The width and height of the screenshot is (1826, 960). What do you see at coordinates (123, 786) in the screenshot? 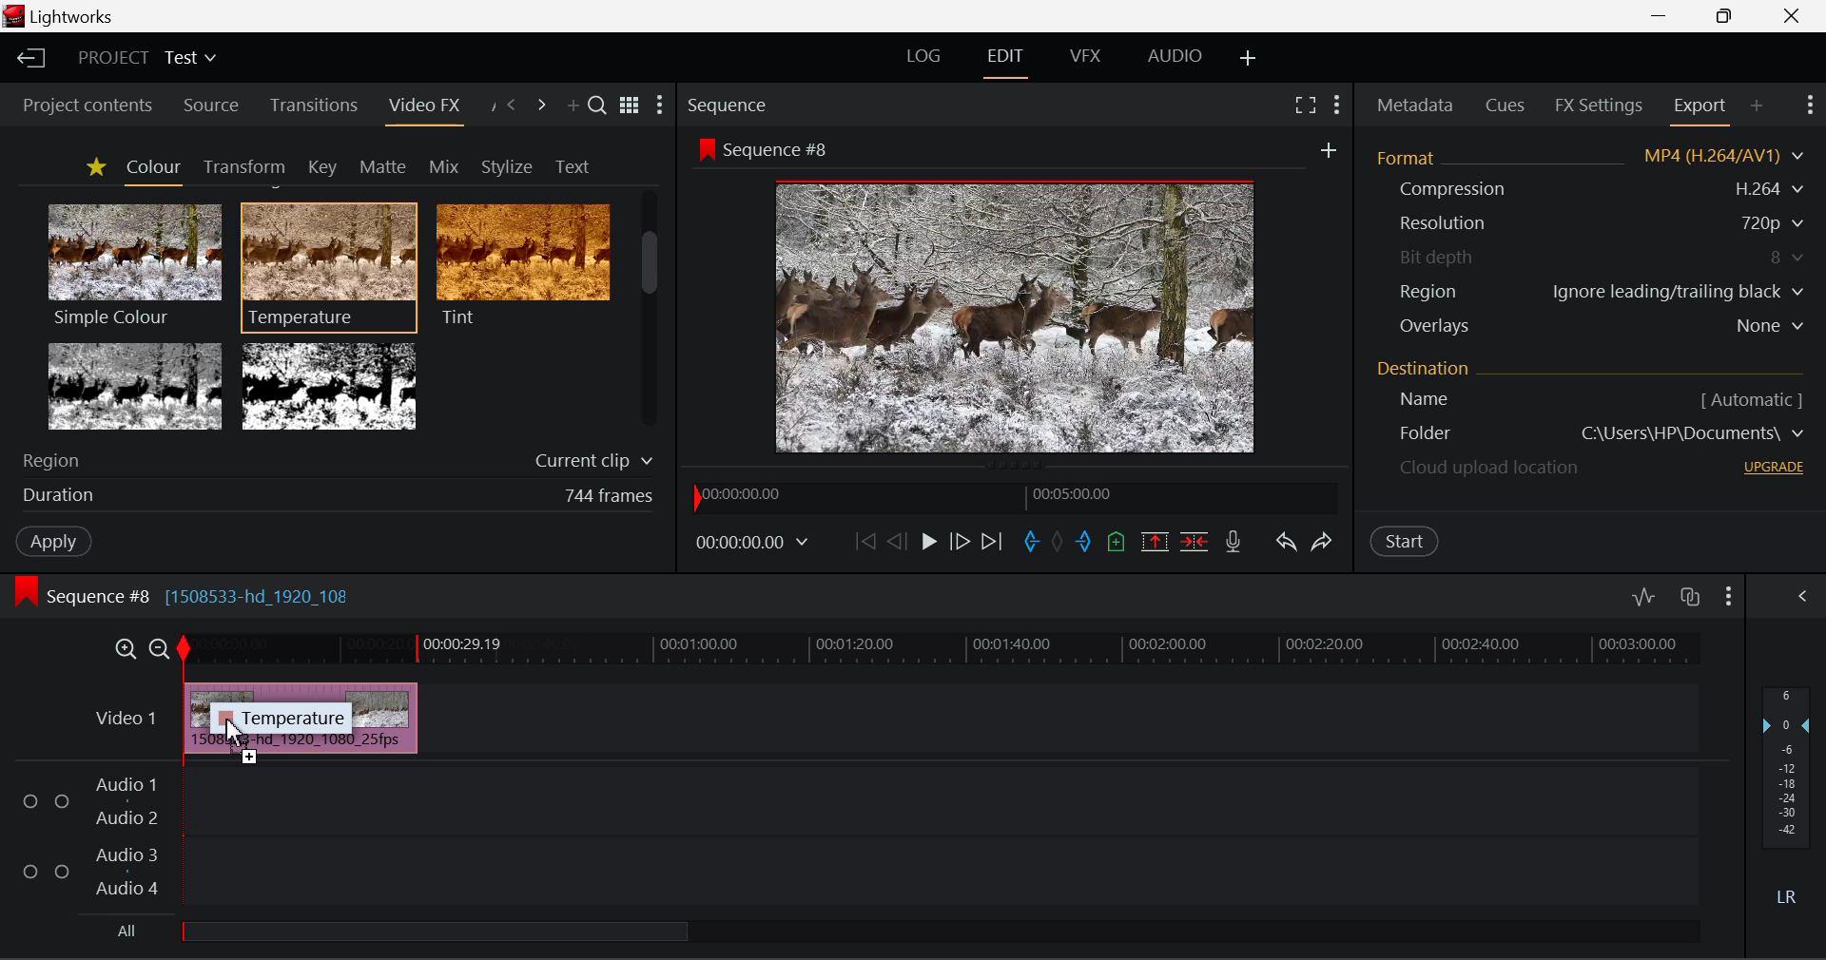
I see `Audio 1` at bounding box center [123, 786].